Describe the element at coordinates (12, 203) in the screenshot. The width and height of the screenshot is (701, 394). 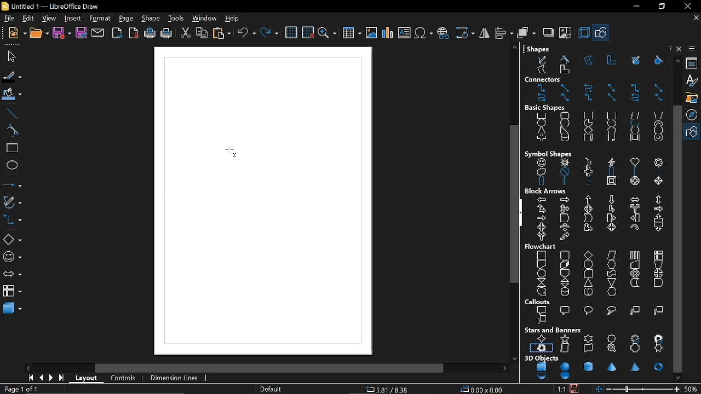
I see `curves and polygons` at that location.